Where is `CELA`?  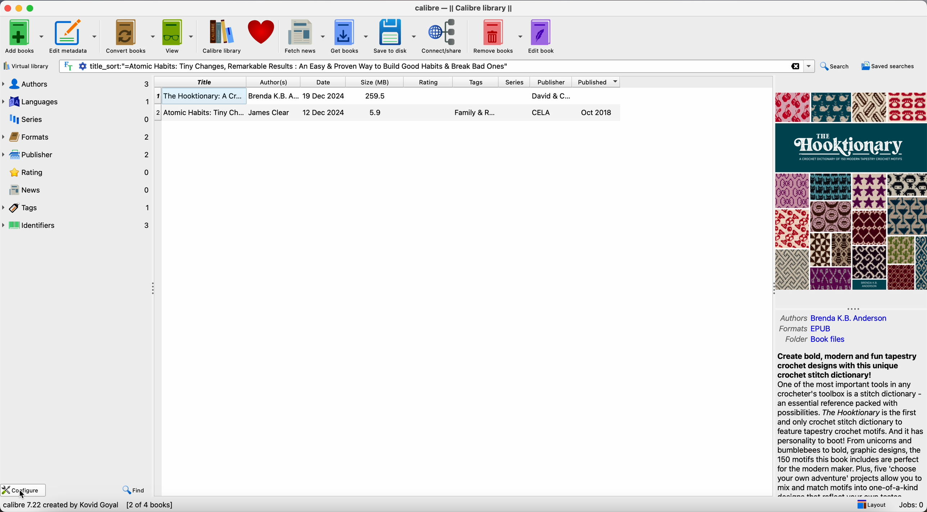
CELA is located at coordinates (542, 113).